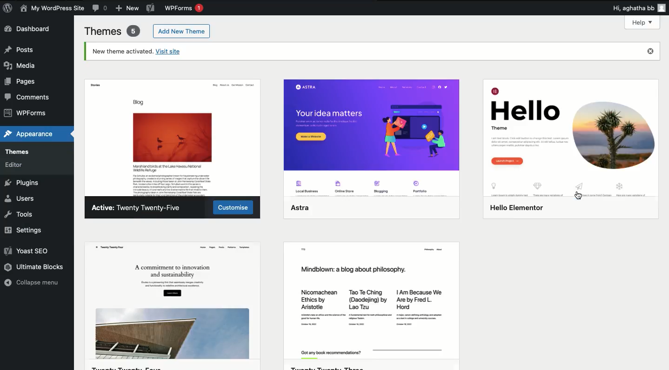 This screenshot has height=370, width=669. What do you see at coordinates (20, 165) in the screenshot?
I see `Editor` at bounding box center [20, 165].